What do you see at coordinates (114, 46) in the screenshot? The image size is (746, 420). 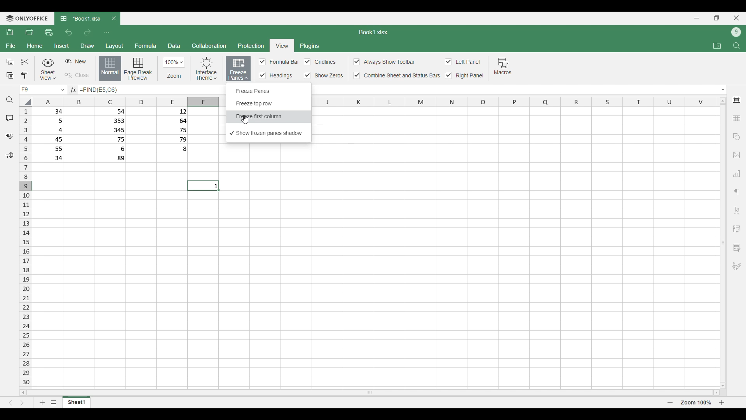 I see `Layout menu` at bounding box center [114, 46].